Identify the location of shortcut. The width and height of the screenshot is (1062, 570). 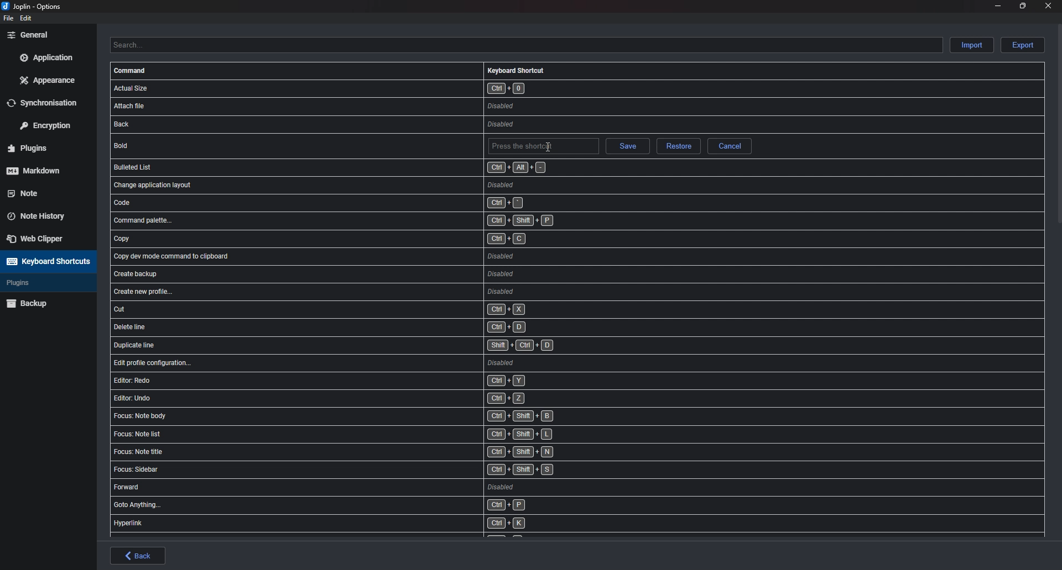
(360, 470).